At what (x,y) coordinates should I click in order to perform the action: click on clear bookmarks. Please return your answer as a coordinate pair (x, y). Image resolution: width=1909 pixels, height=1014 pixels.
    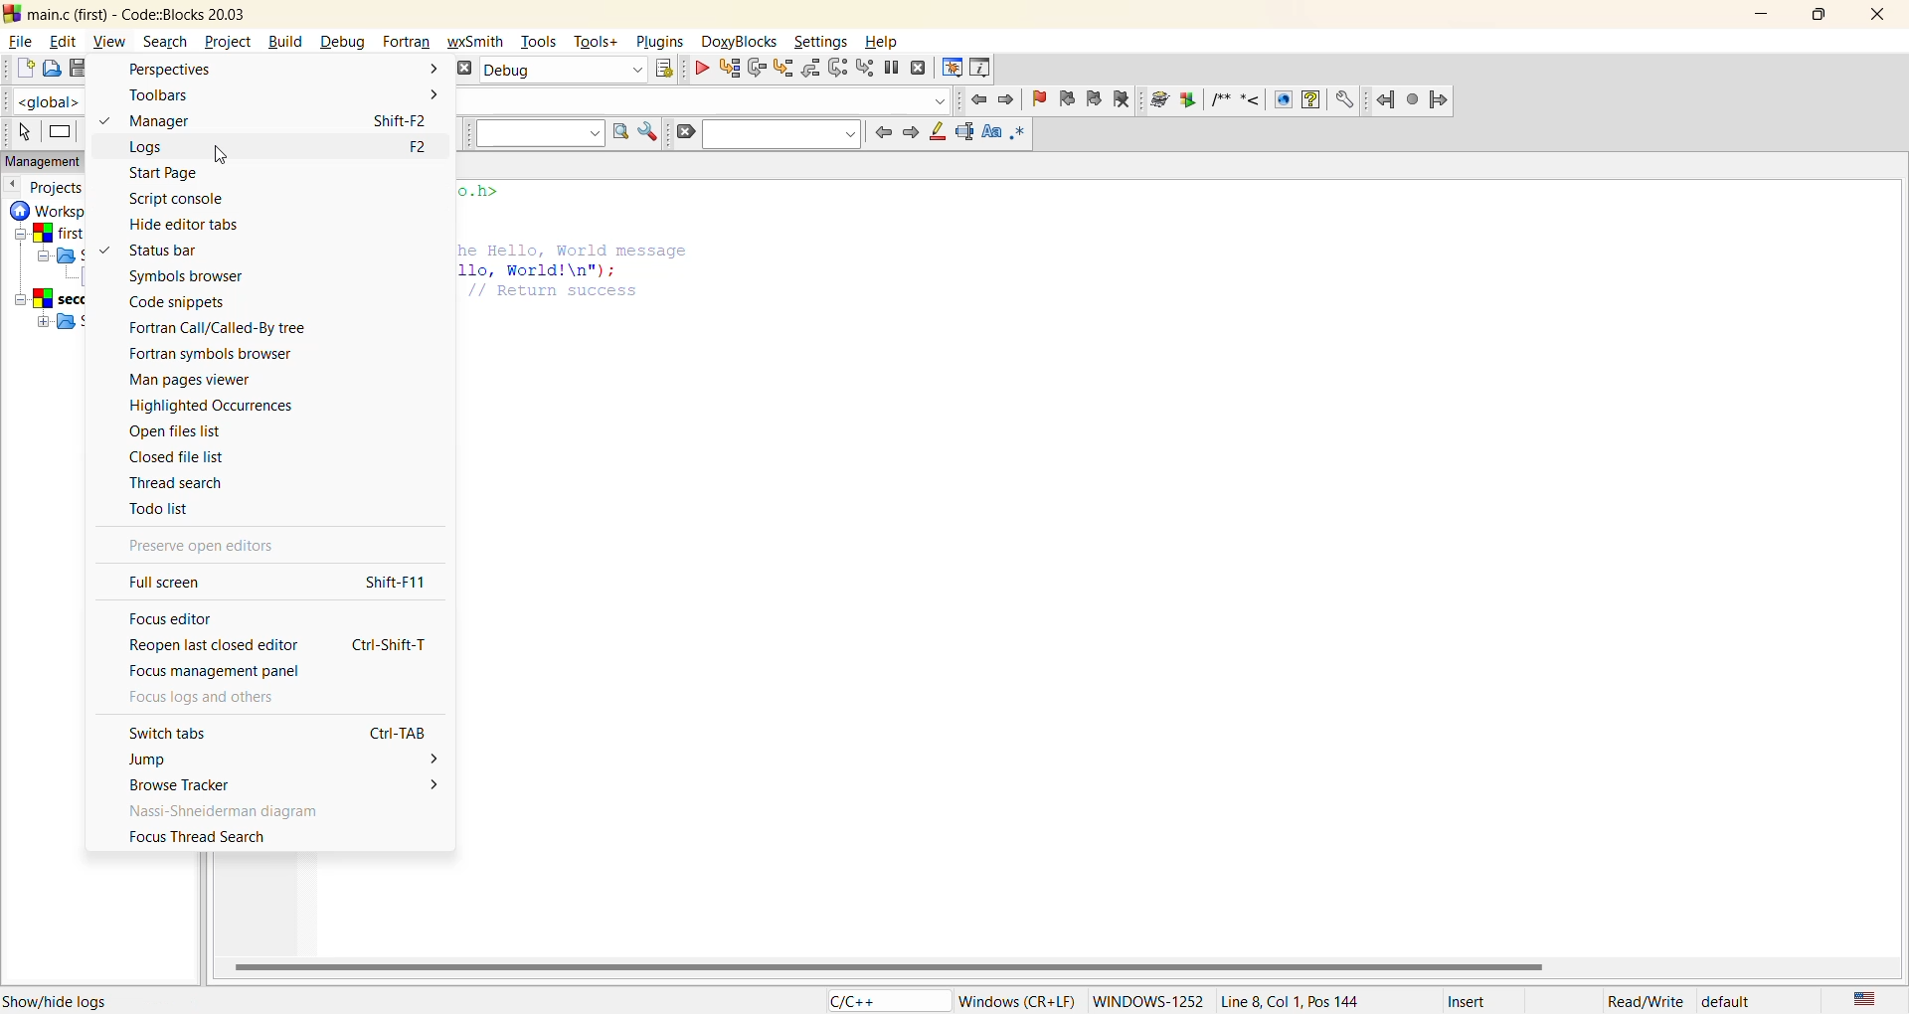
    Looking at the image, I should click on (1120, 99).